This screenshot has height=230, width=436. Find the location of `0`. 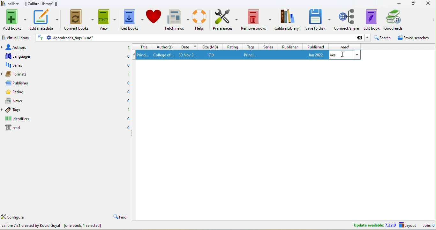

0 is located at coordinates (128, 92).